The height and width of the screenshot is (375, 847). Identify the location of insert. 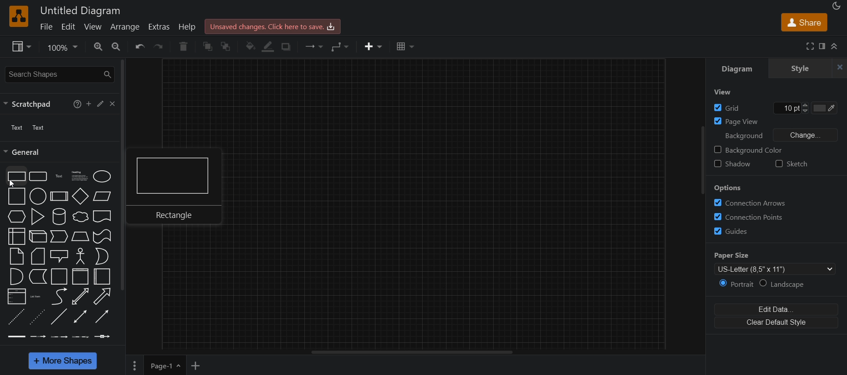
(372, 47).